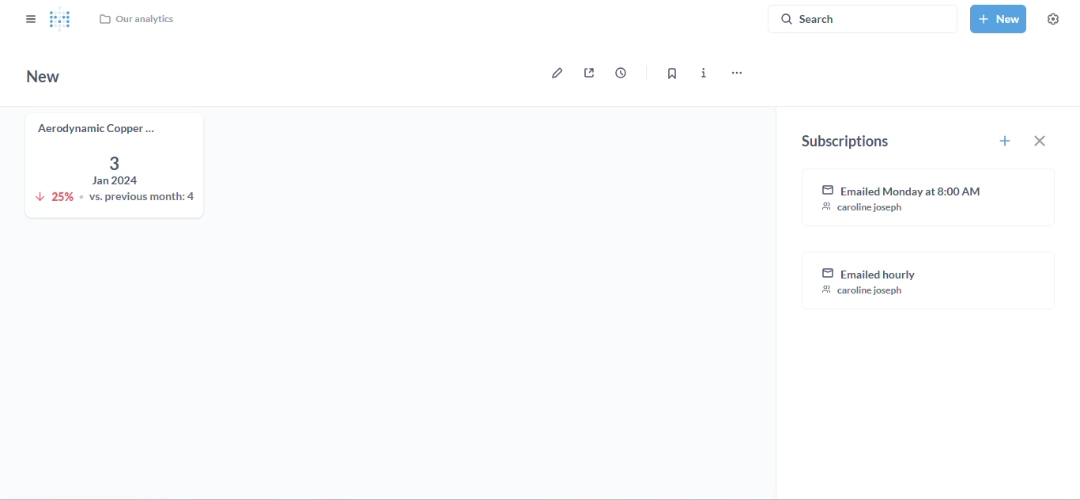  What do you see at coordinates (704, 73) in the screenshot?
I see `more info` at bounding box center [704, 73].